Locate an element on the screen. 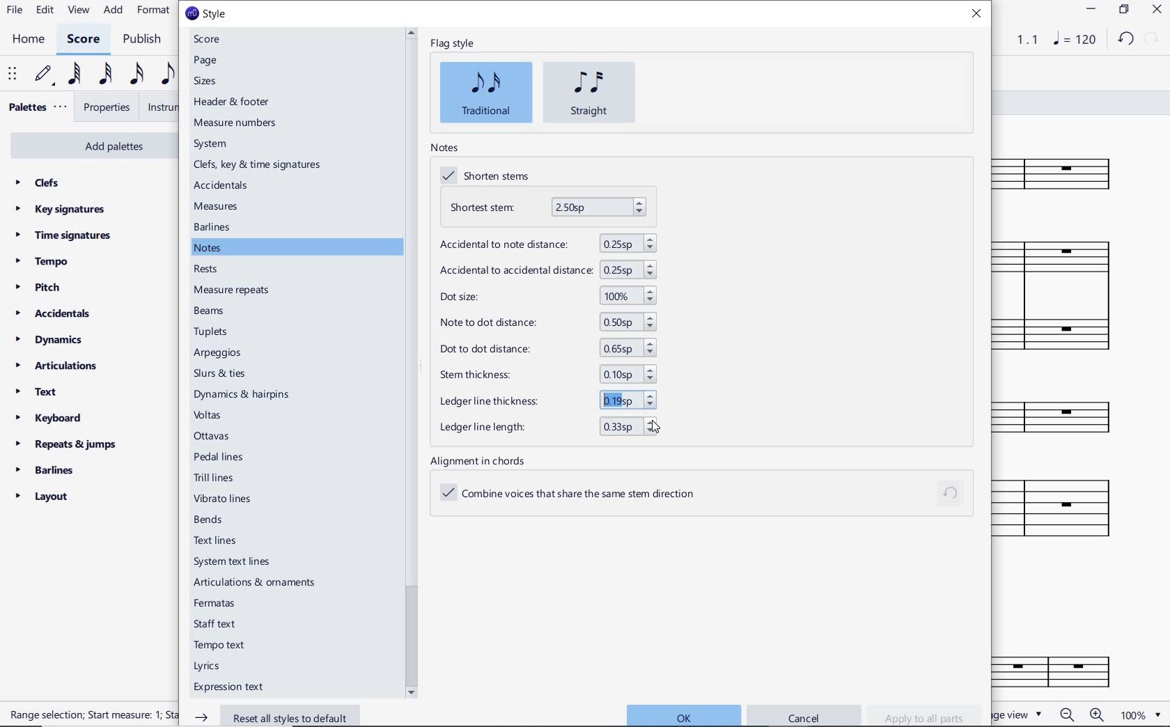 The image size is (1170, 727). ok is located at coordinates (683, 715).